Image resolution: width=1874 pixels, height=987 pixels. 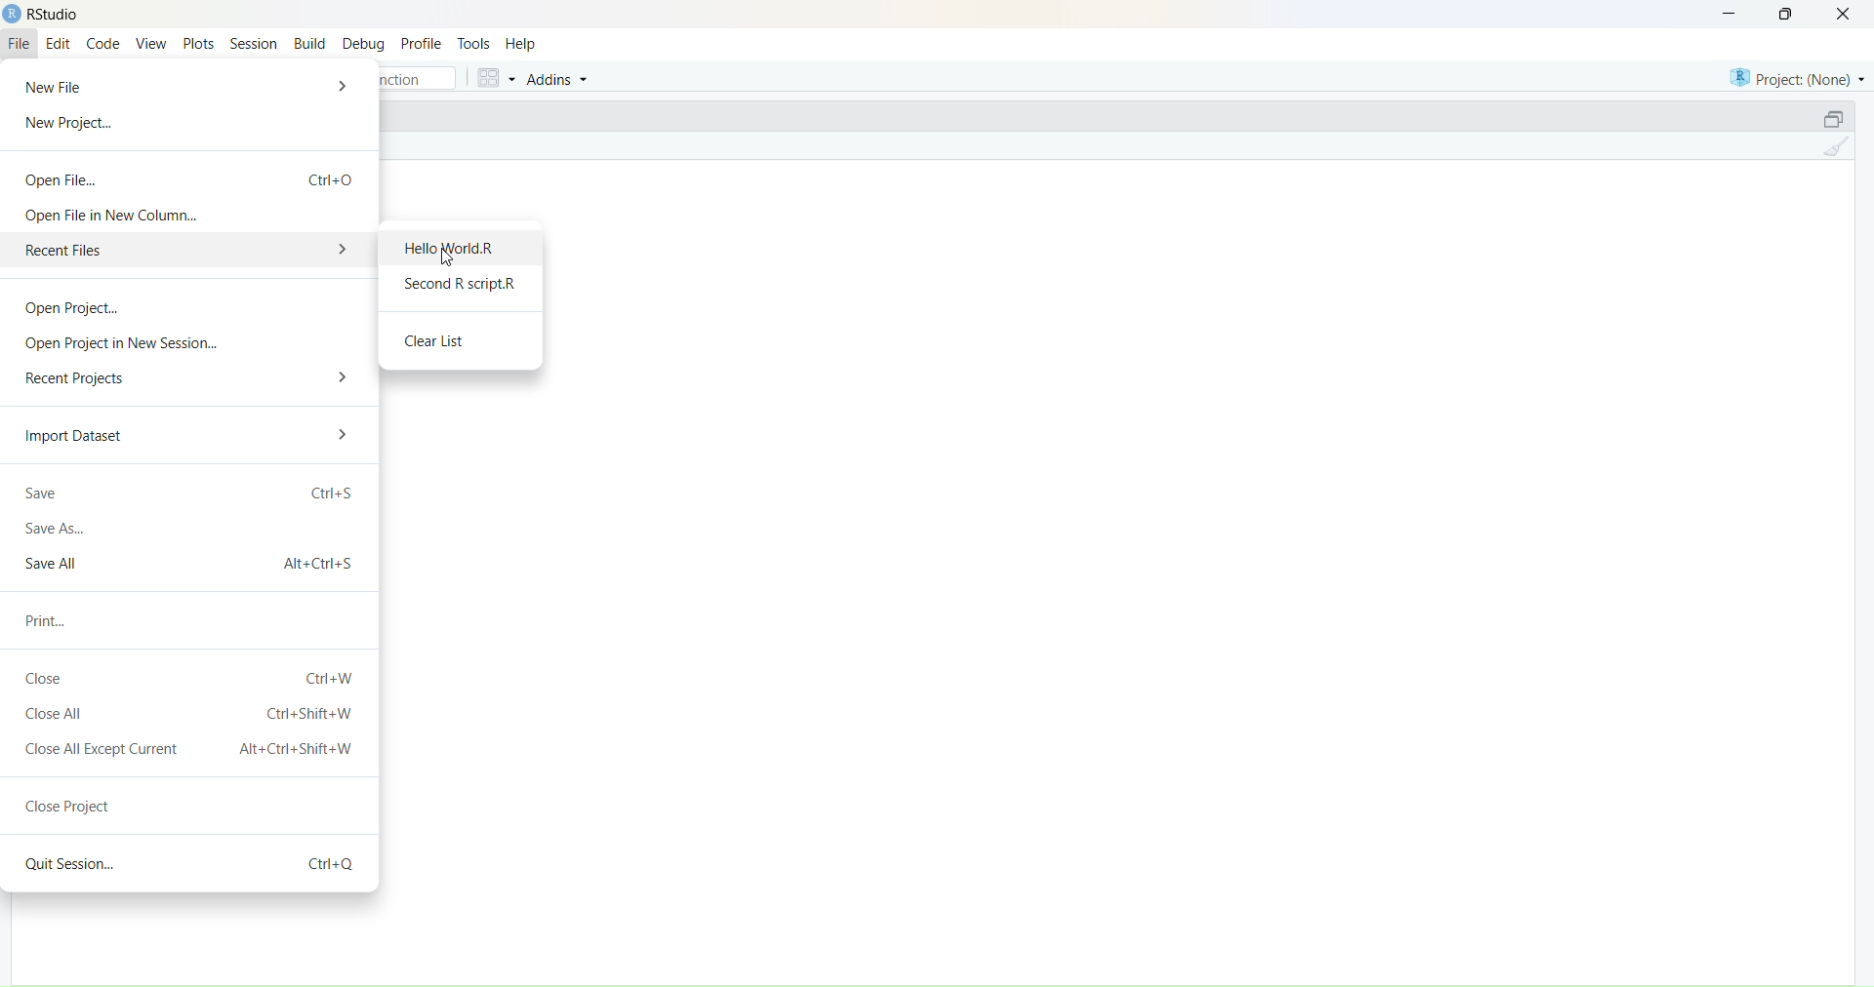 What do you see at coordinates (125, 342) in the screenshot?
I see `‘Open Project in New Session...` at bounding box center [125, 342].